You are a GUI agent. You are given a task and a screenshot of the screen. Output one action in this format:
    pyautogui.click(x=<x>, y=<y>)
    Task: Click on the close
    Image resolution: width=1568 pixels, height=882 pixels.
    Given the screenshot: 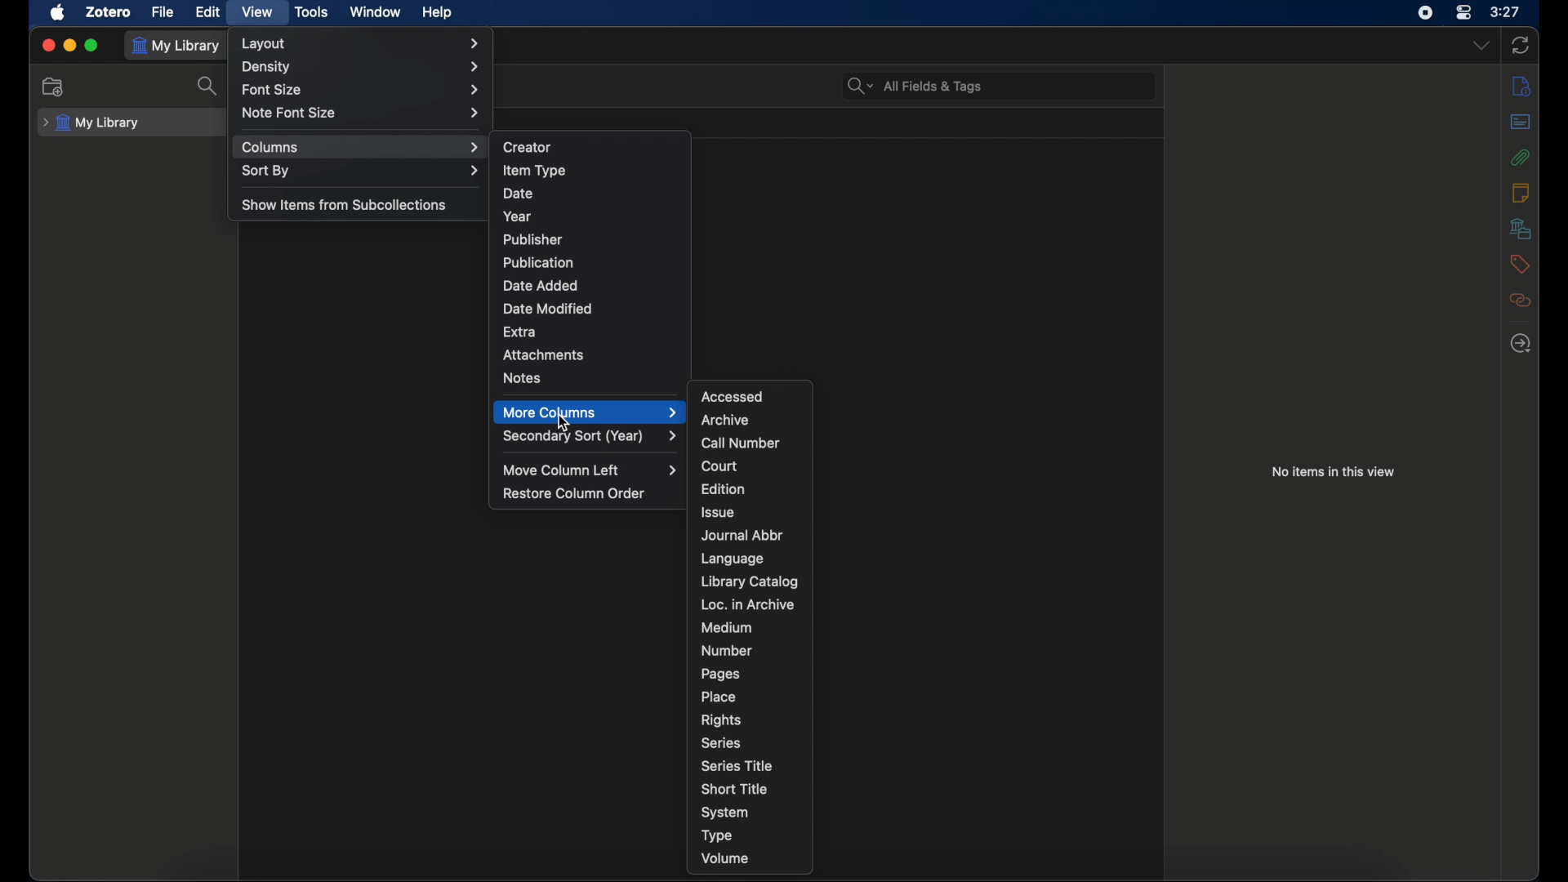 What is the action you would take?
    pyautogui.click(x=47, y=45)
    